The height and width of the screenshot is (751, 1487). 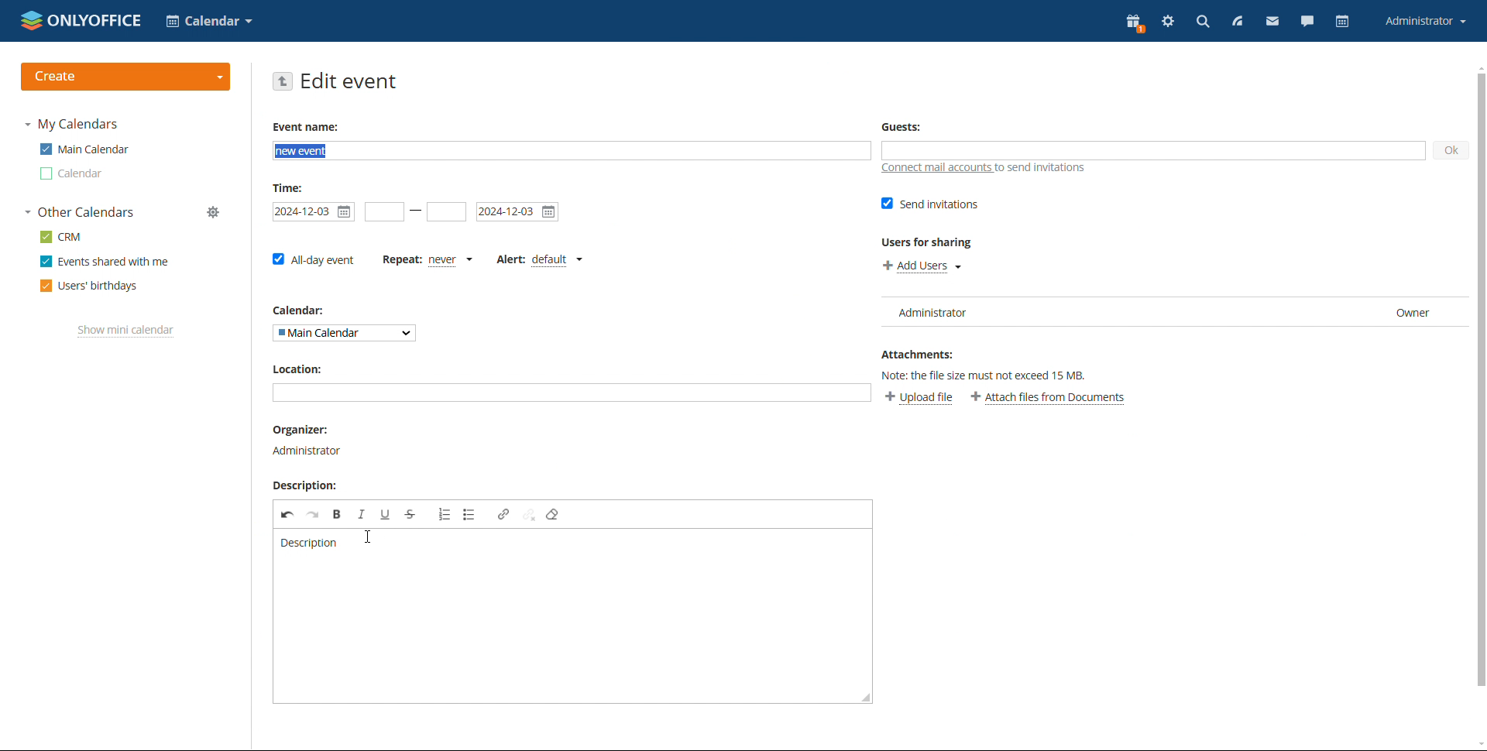 What do you see at coordinates (291, 187) in the screenshot?
I see `Time:` at bounding box center [291, 187].